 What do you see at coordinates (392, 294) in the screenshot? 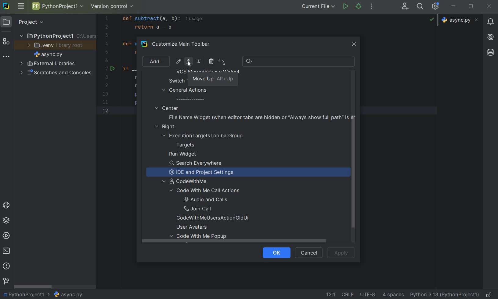
I see `INDENT` at bounding box center [392, 294].